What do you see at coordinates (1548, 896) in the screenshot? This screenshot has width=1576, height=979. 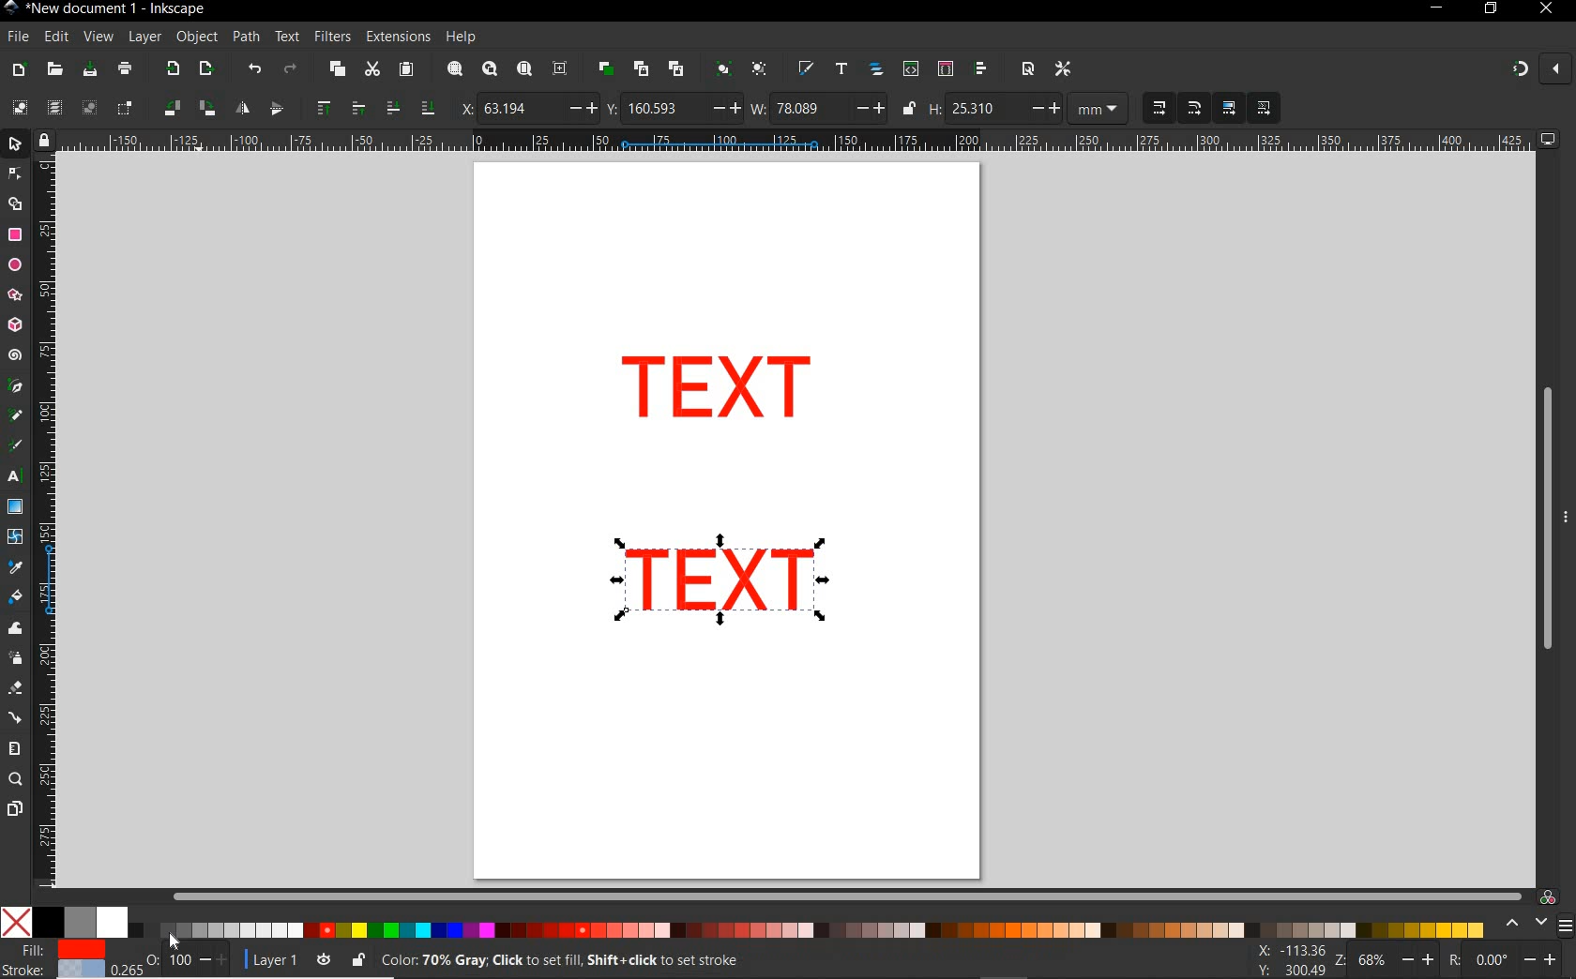 I see `color managed code` at bounding box center [1548, 896].